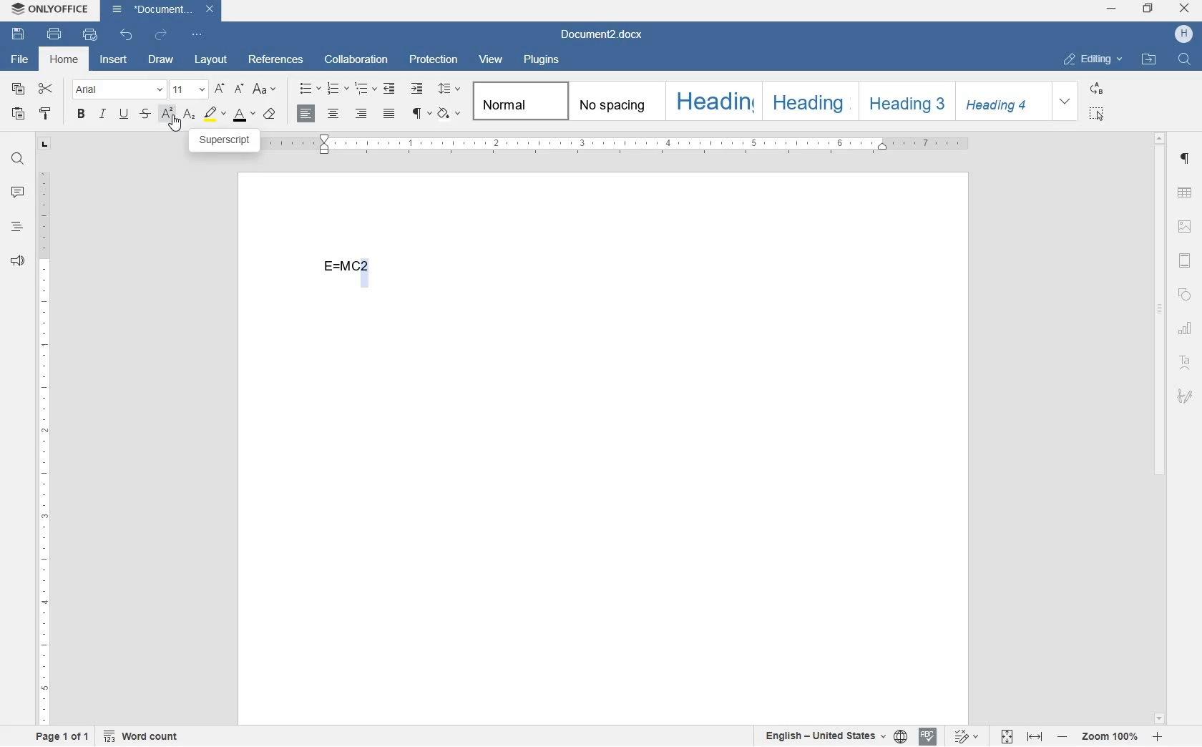 This screenshot has height=747, width=1202. Describe the element at coordinates (1188, 331) in the screenshot. I see `chart` at that location.